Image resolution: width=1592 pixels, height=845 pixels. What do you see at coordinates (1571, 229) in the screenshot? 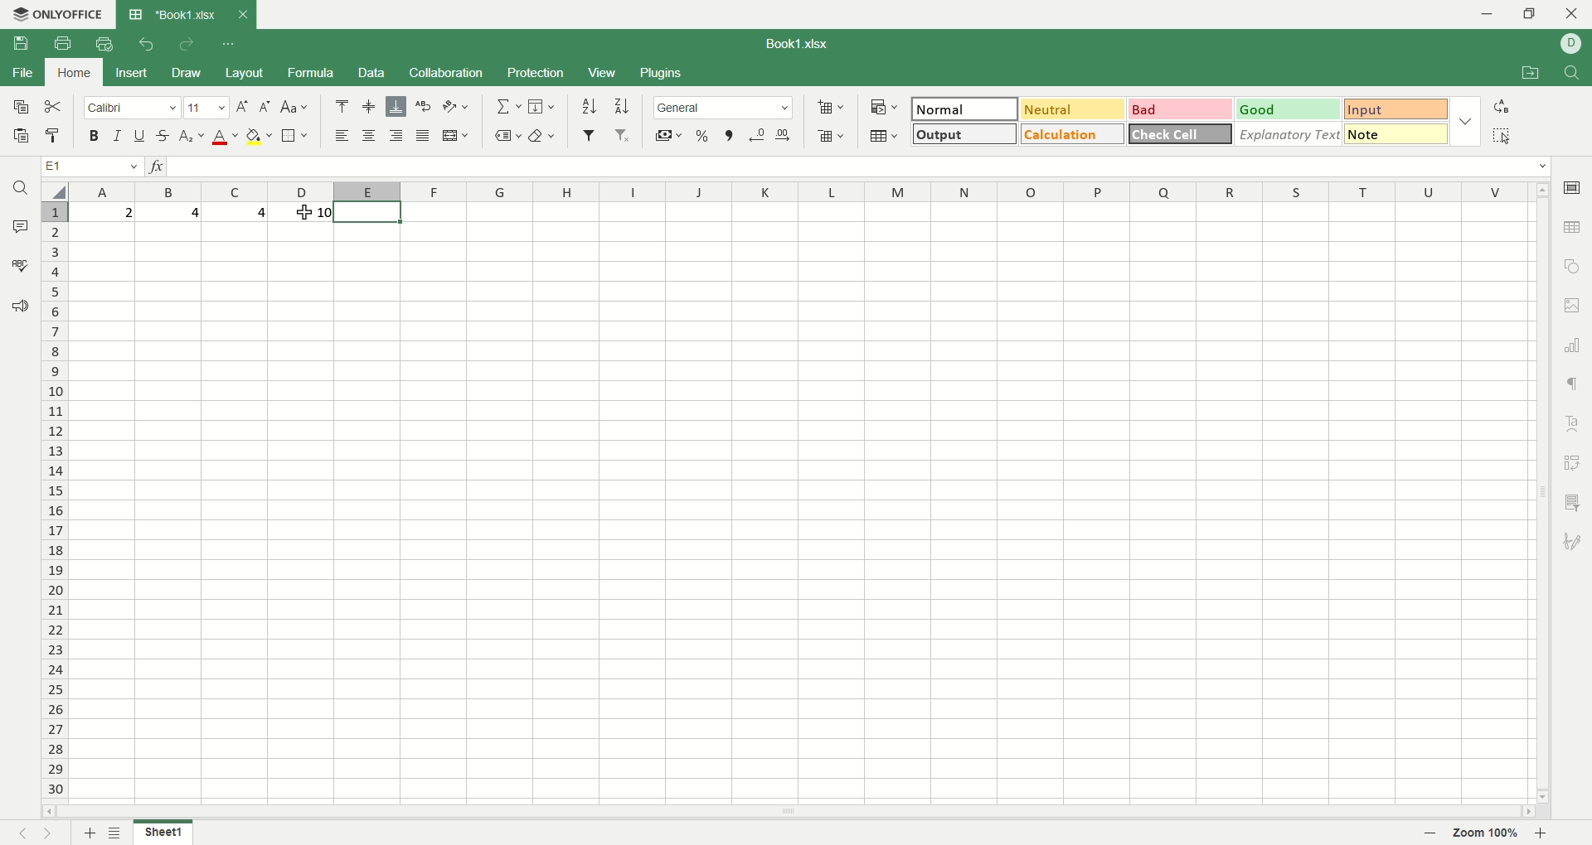
I see `table settings` at bounding box center [1571, 229].